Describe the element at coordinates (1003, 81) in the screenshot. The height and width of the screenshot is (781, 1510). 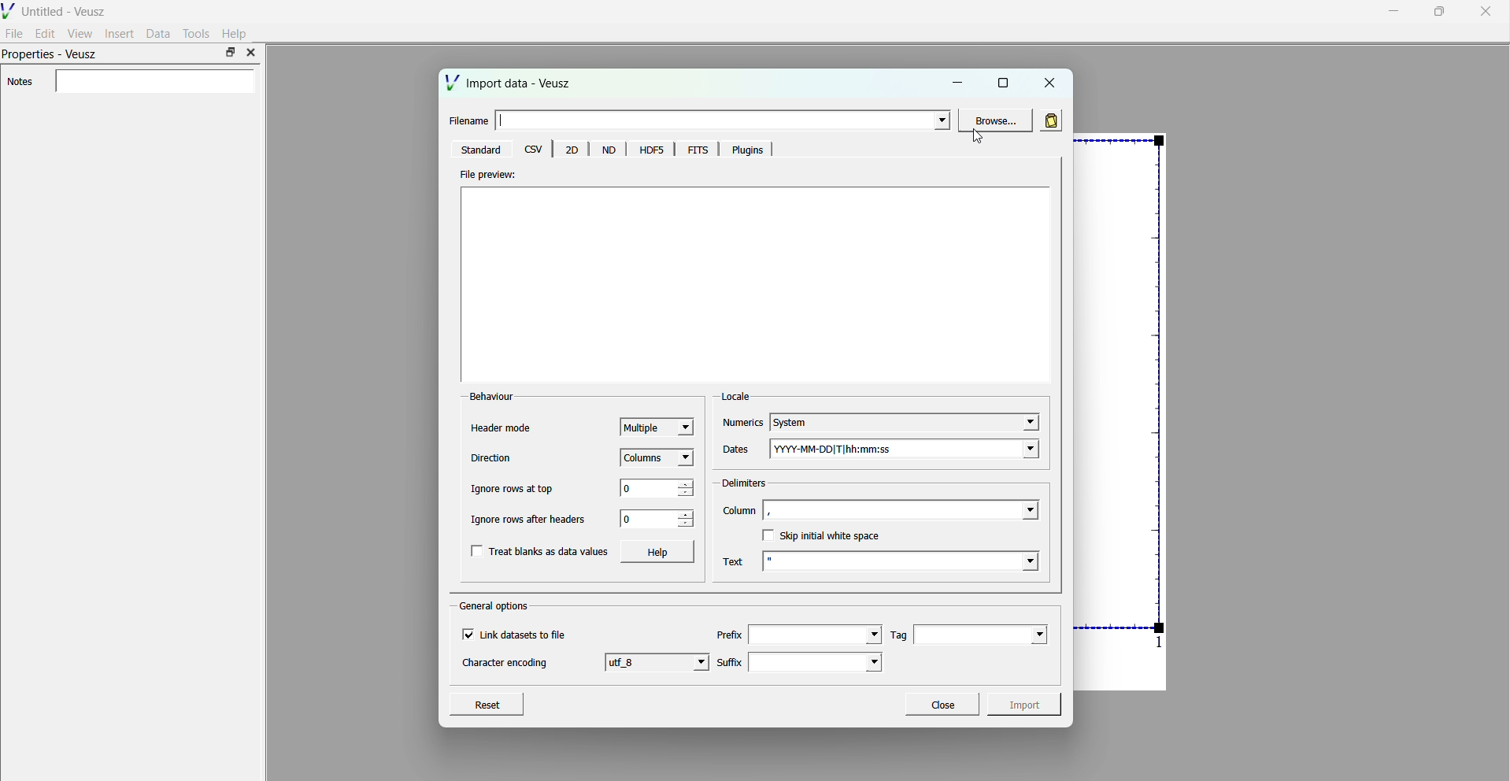
I see `maximise` at that location.